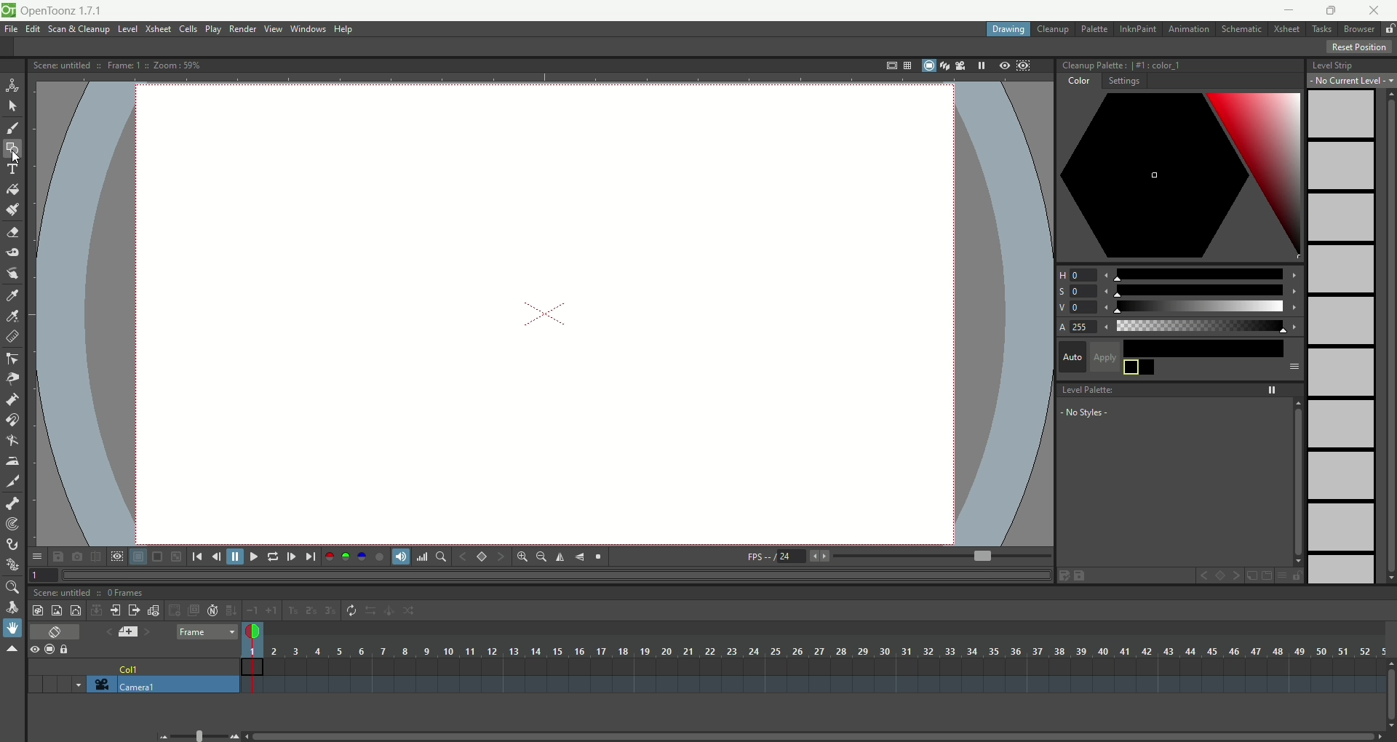  I want to click on reframe on 3's, so click(330, 610).